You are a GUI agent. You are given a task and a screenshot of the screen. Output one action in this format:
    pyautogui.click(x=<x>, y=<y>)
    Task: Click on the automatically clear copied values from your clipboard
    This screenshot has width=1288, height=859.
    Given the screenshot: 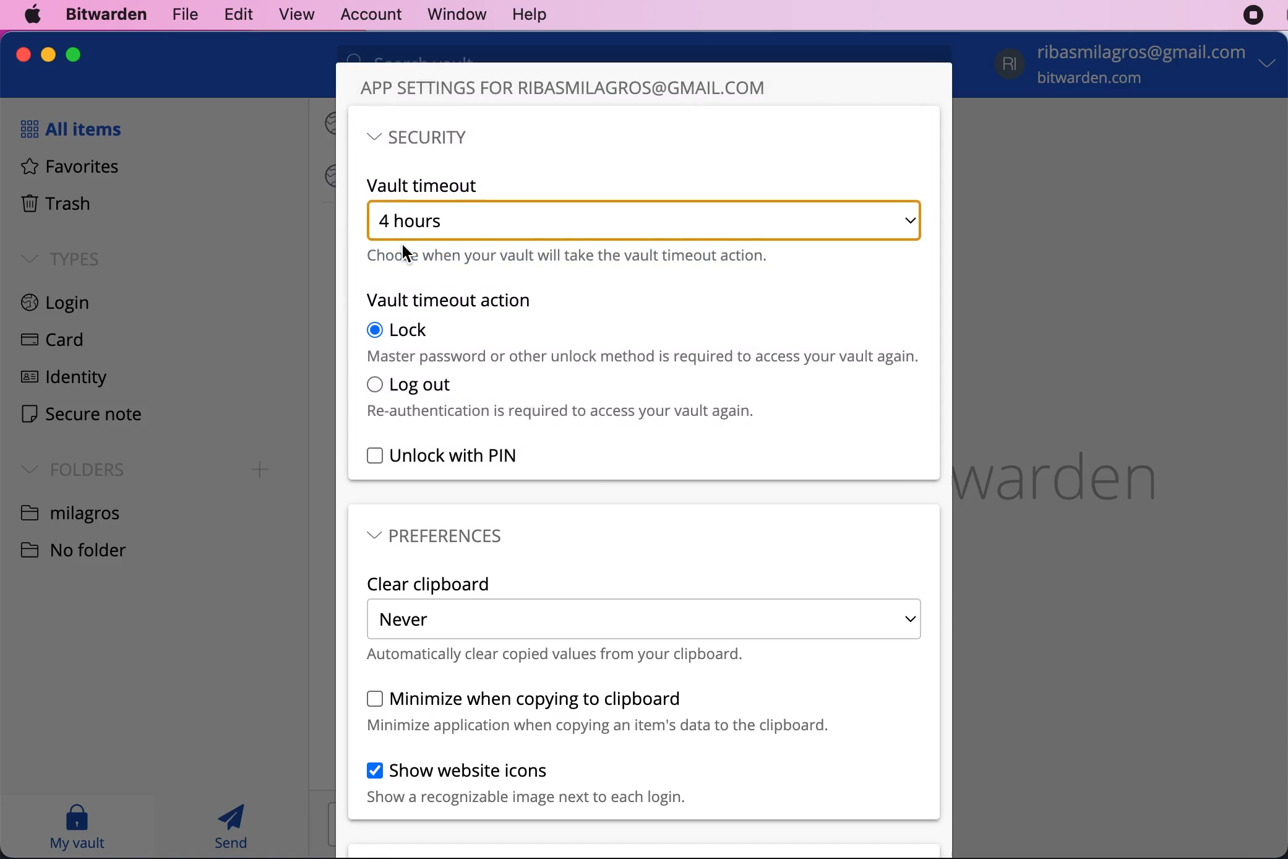 What is the action you would take?
    pyautogui.click(x=556, y=655)
    